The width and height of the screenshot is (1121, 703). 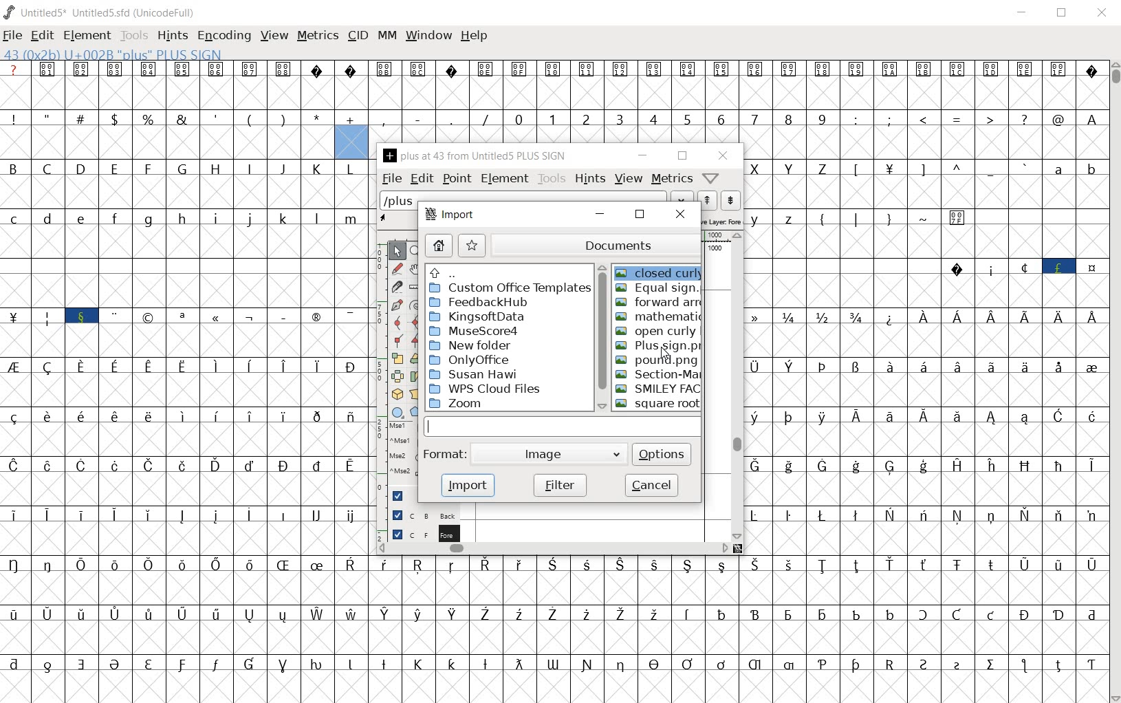 What do you see at coordinates (13, 35) in the screenshot?
I see `file` at bounding box center [13, 35].